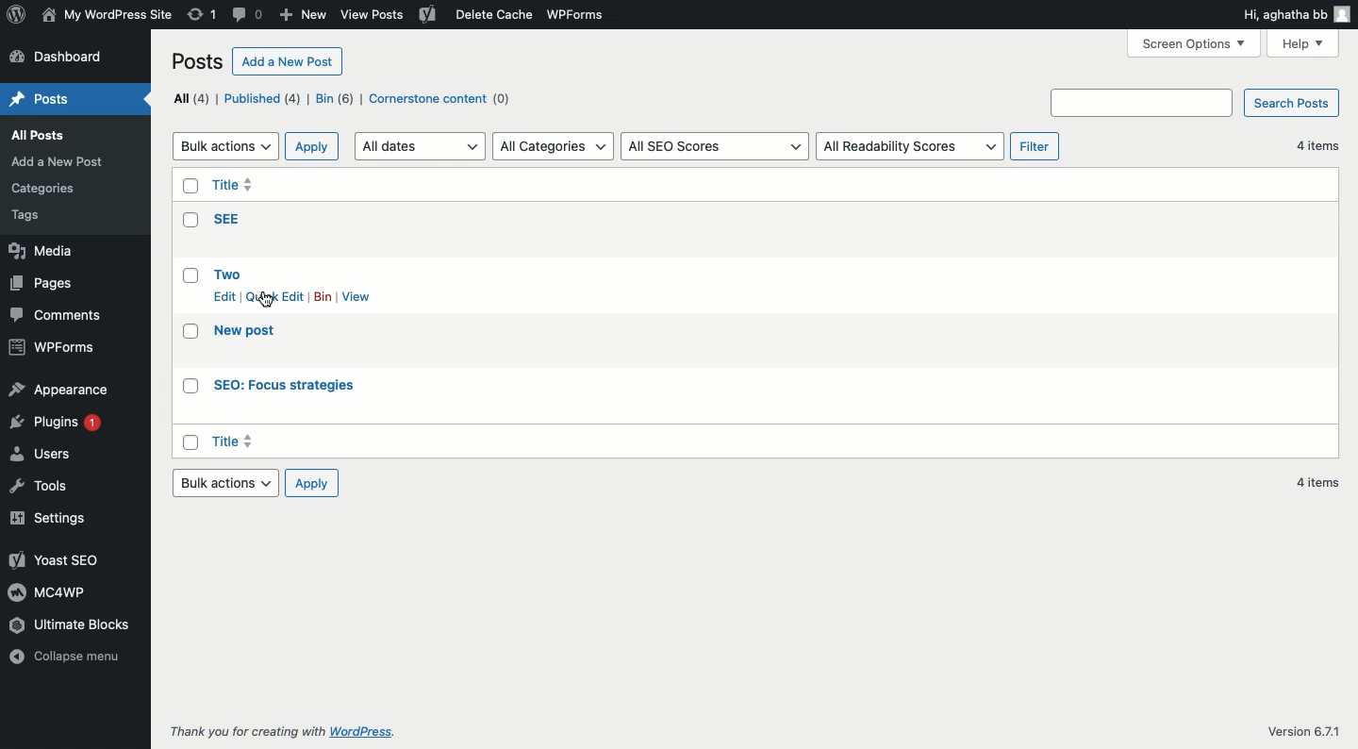 The width and height of the screenshot is (1358, 749). I want to click on Two, so click(229, 273).